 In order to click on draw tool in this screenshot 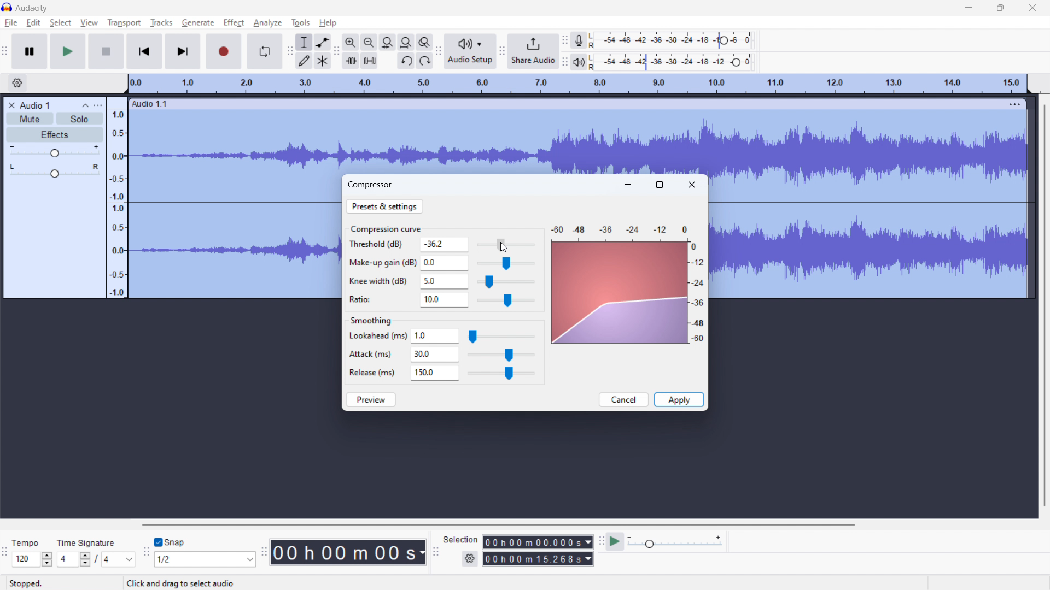, I will do `click(305, 61)`.